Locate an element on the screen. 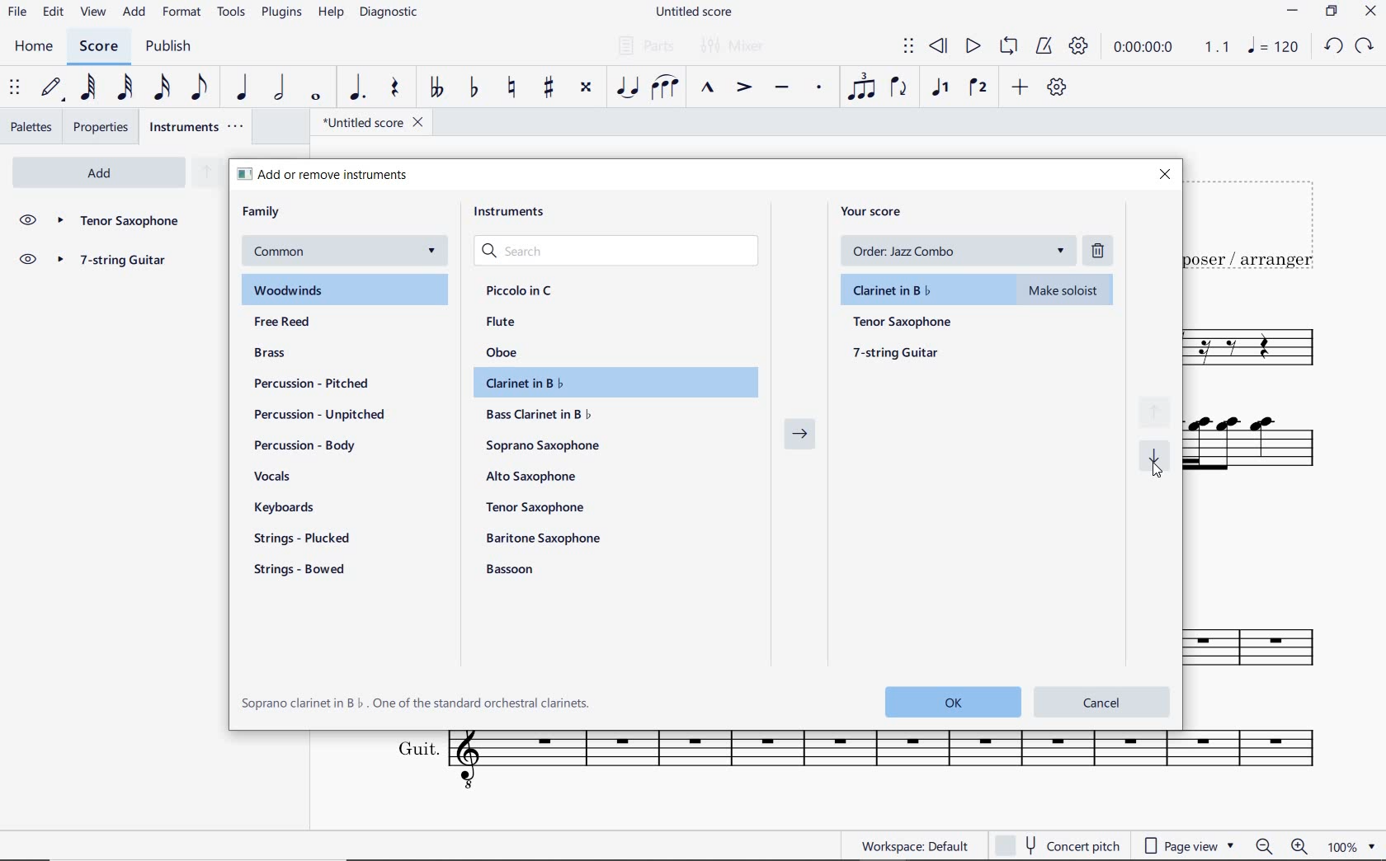 This screenshot has width=1386, height=861. workspace default is located at coordinates (914, 845).